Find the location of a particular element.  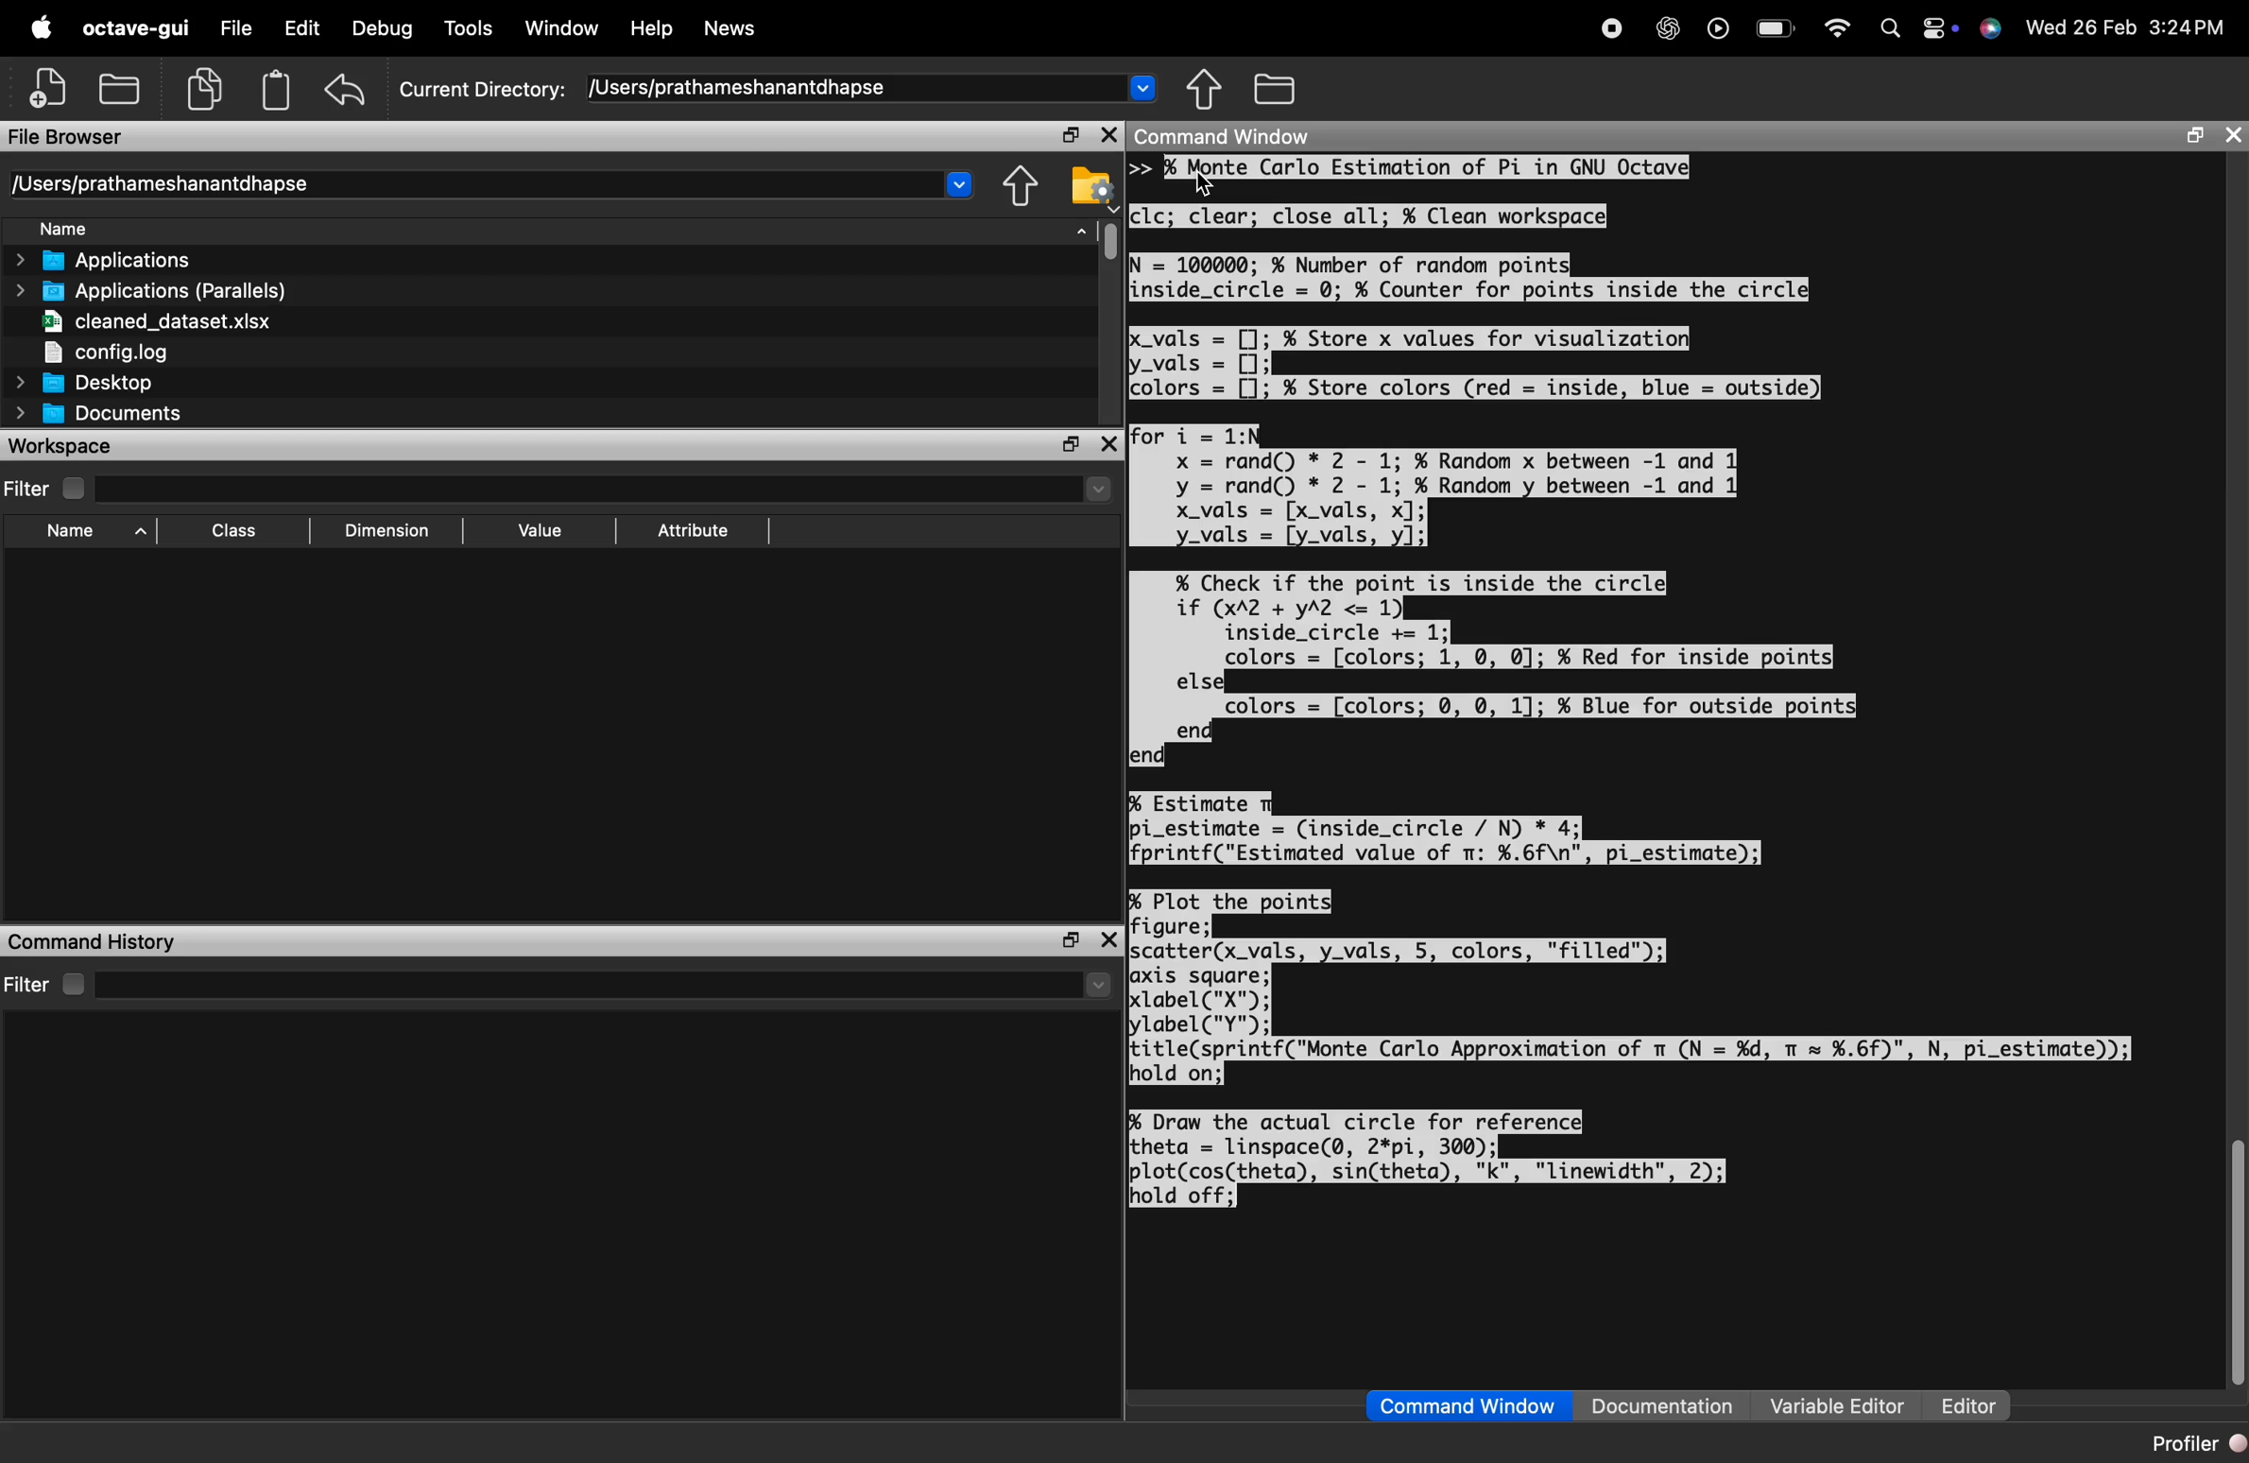

Dimension is located at coordinates (383, 530).